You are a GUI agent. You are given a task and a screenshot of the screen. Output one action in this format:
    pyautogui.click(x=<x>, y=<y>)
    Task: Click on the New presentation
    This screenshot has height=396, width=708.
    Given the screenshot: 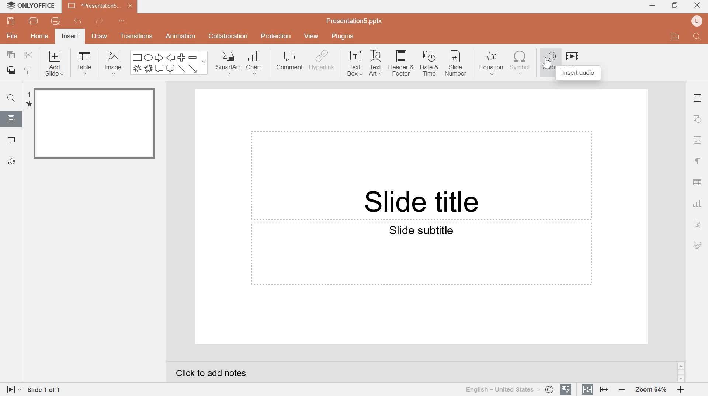 What is the action you would take?
    pyautogui.click(x=100, y=6)
    